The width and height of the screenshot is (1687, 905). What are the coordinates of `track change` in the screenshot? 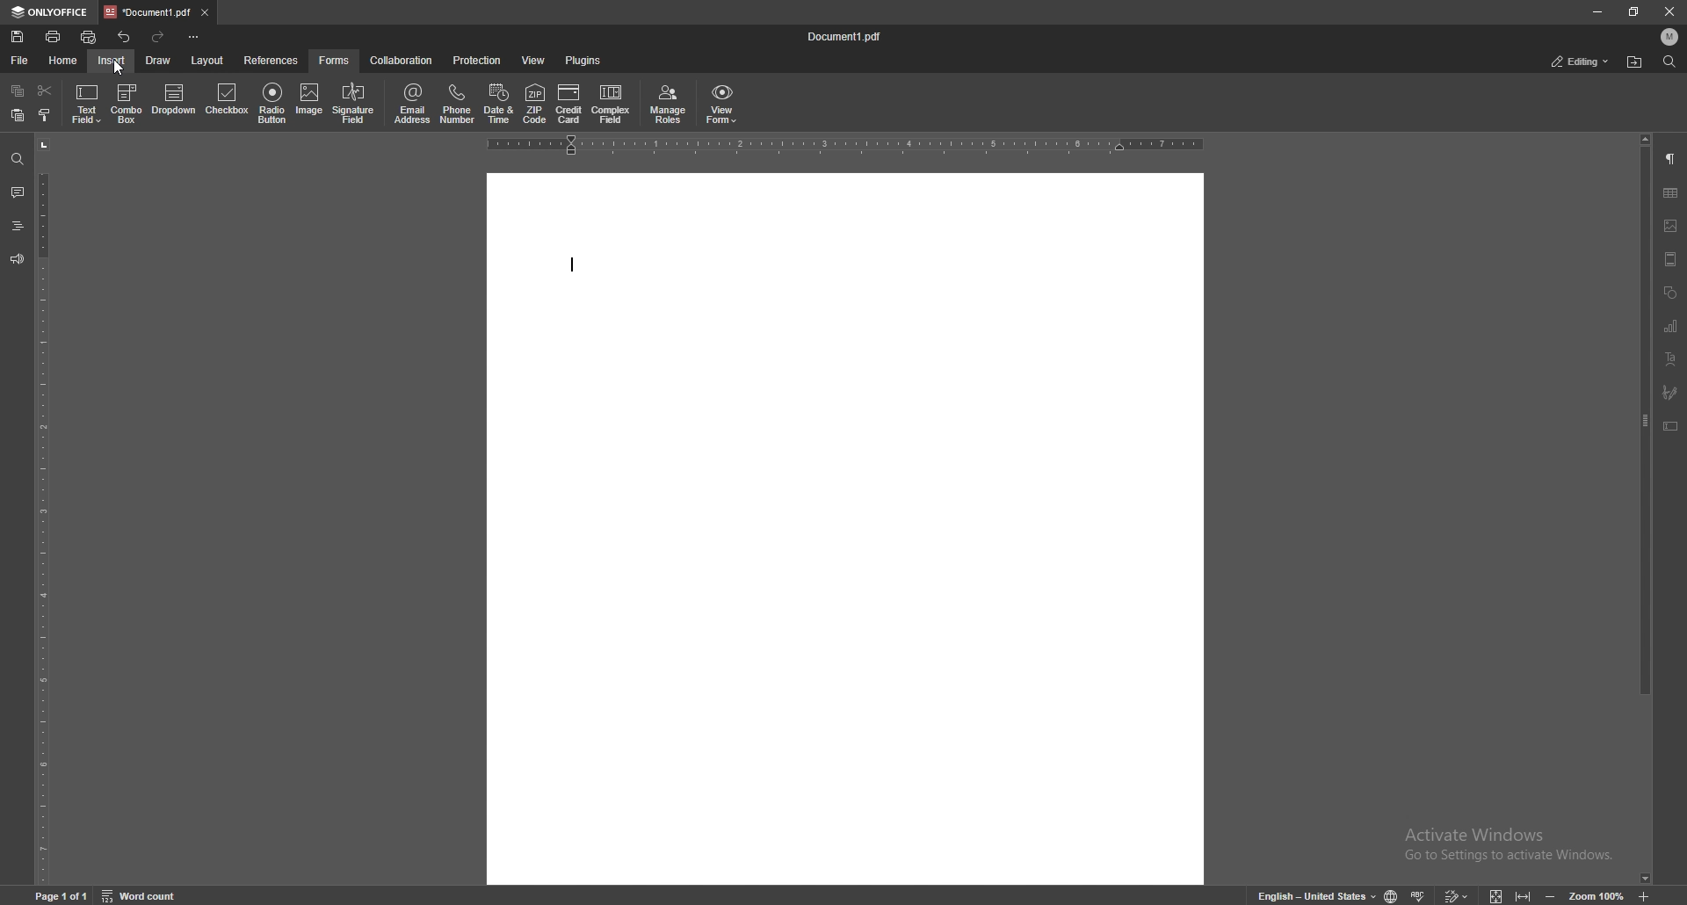 It's located at (1455, 894).